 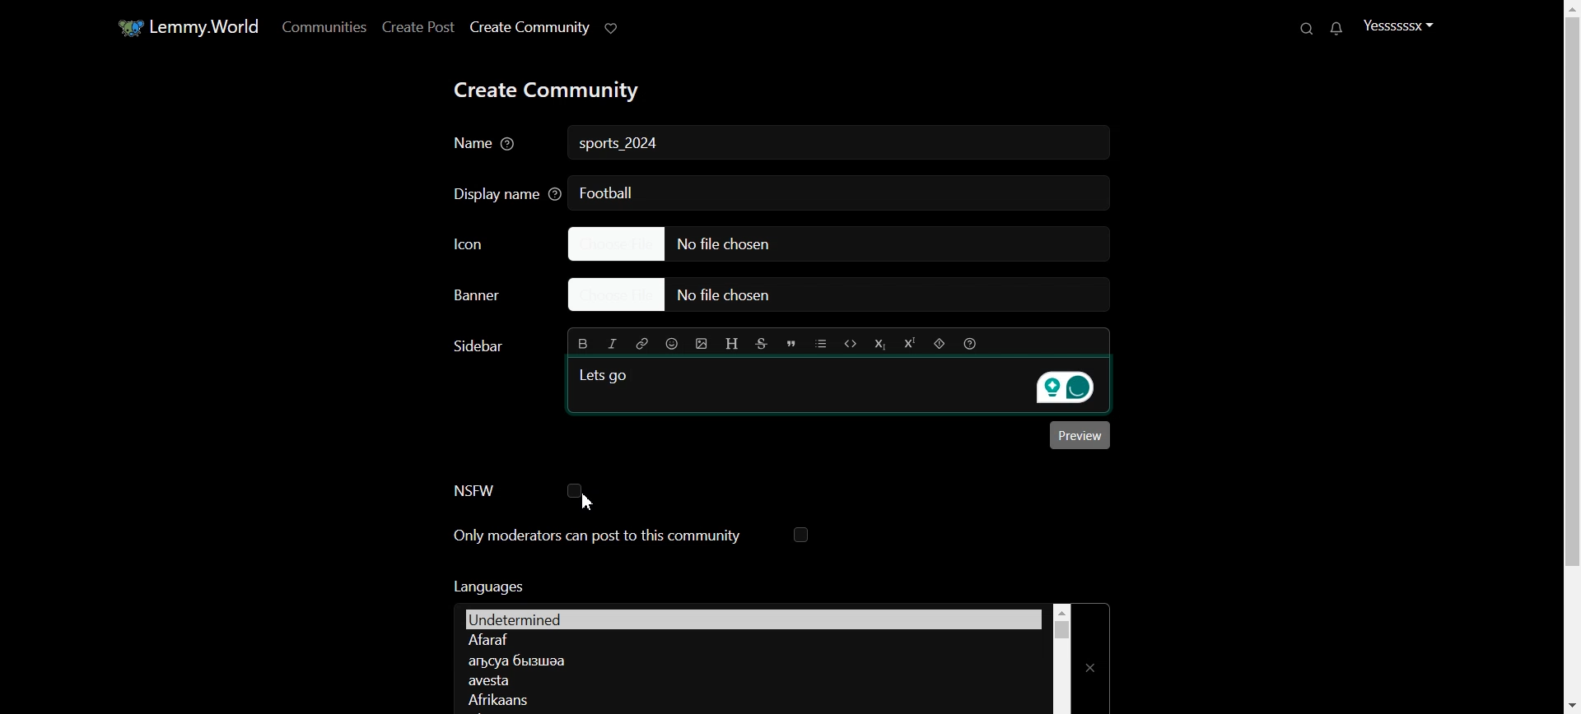 What do you see at coordinates (750, 680) in the screenshot?
I see `Language` at bounding box center [750, 680].